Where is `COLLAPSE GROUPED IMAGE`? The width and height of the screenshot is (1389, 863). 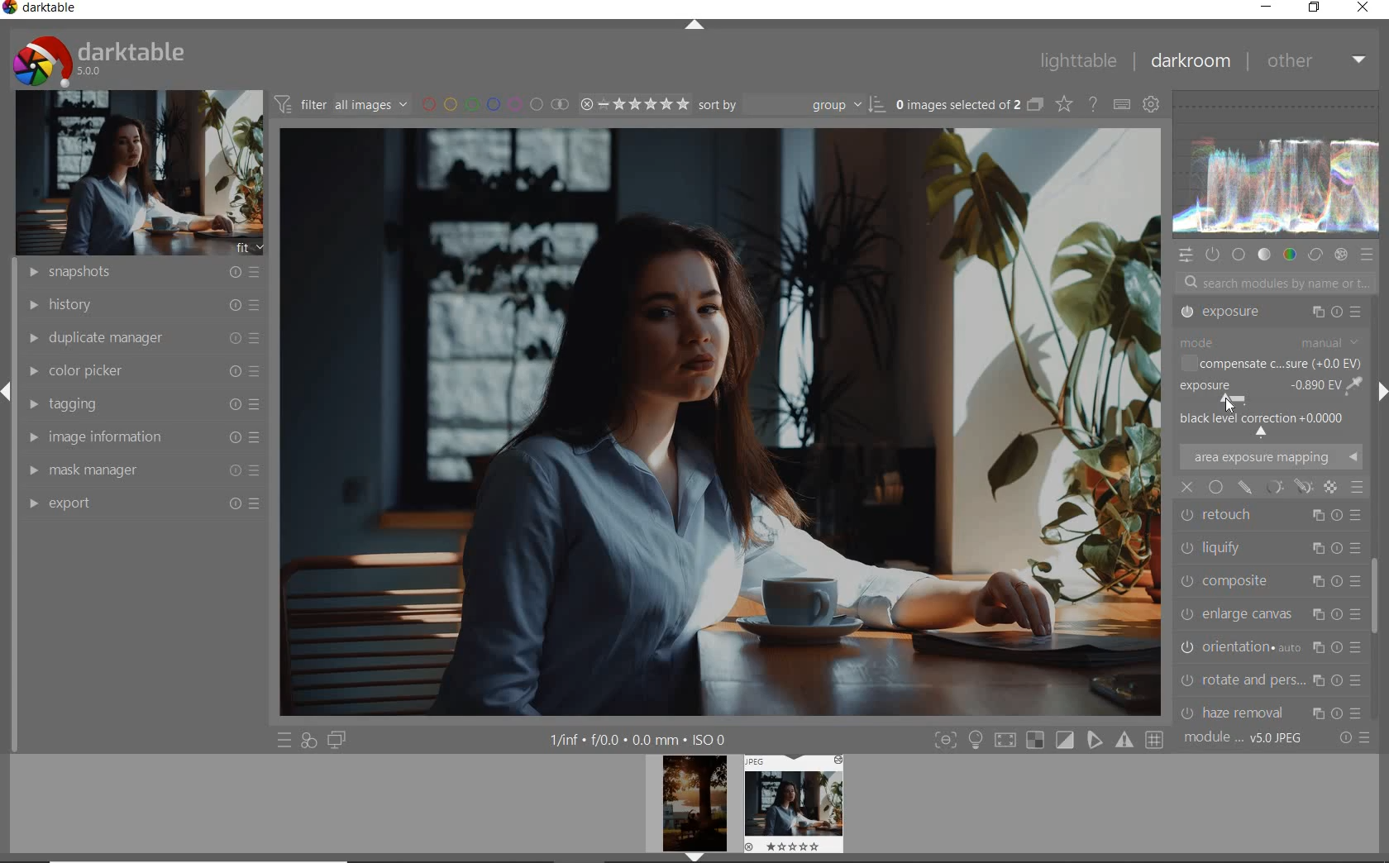 COLLAPSE GROUPED IMAGE is located at coordinates (1034, 106).